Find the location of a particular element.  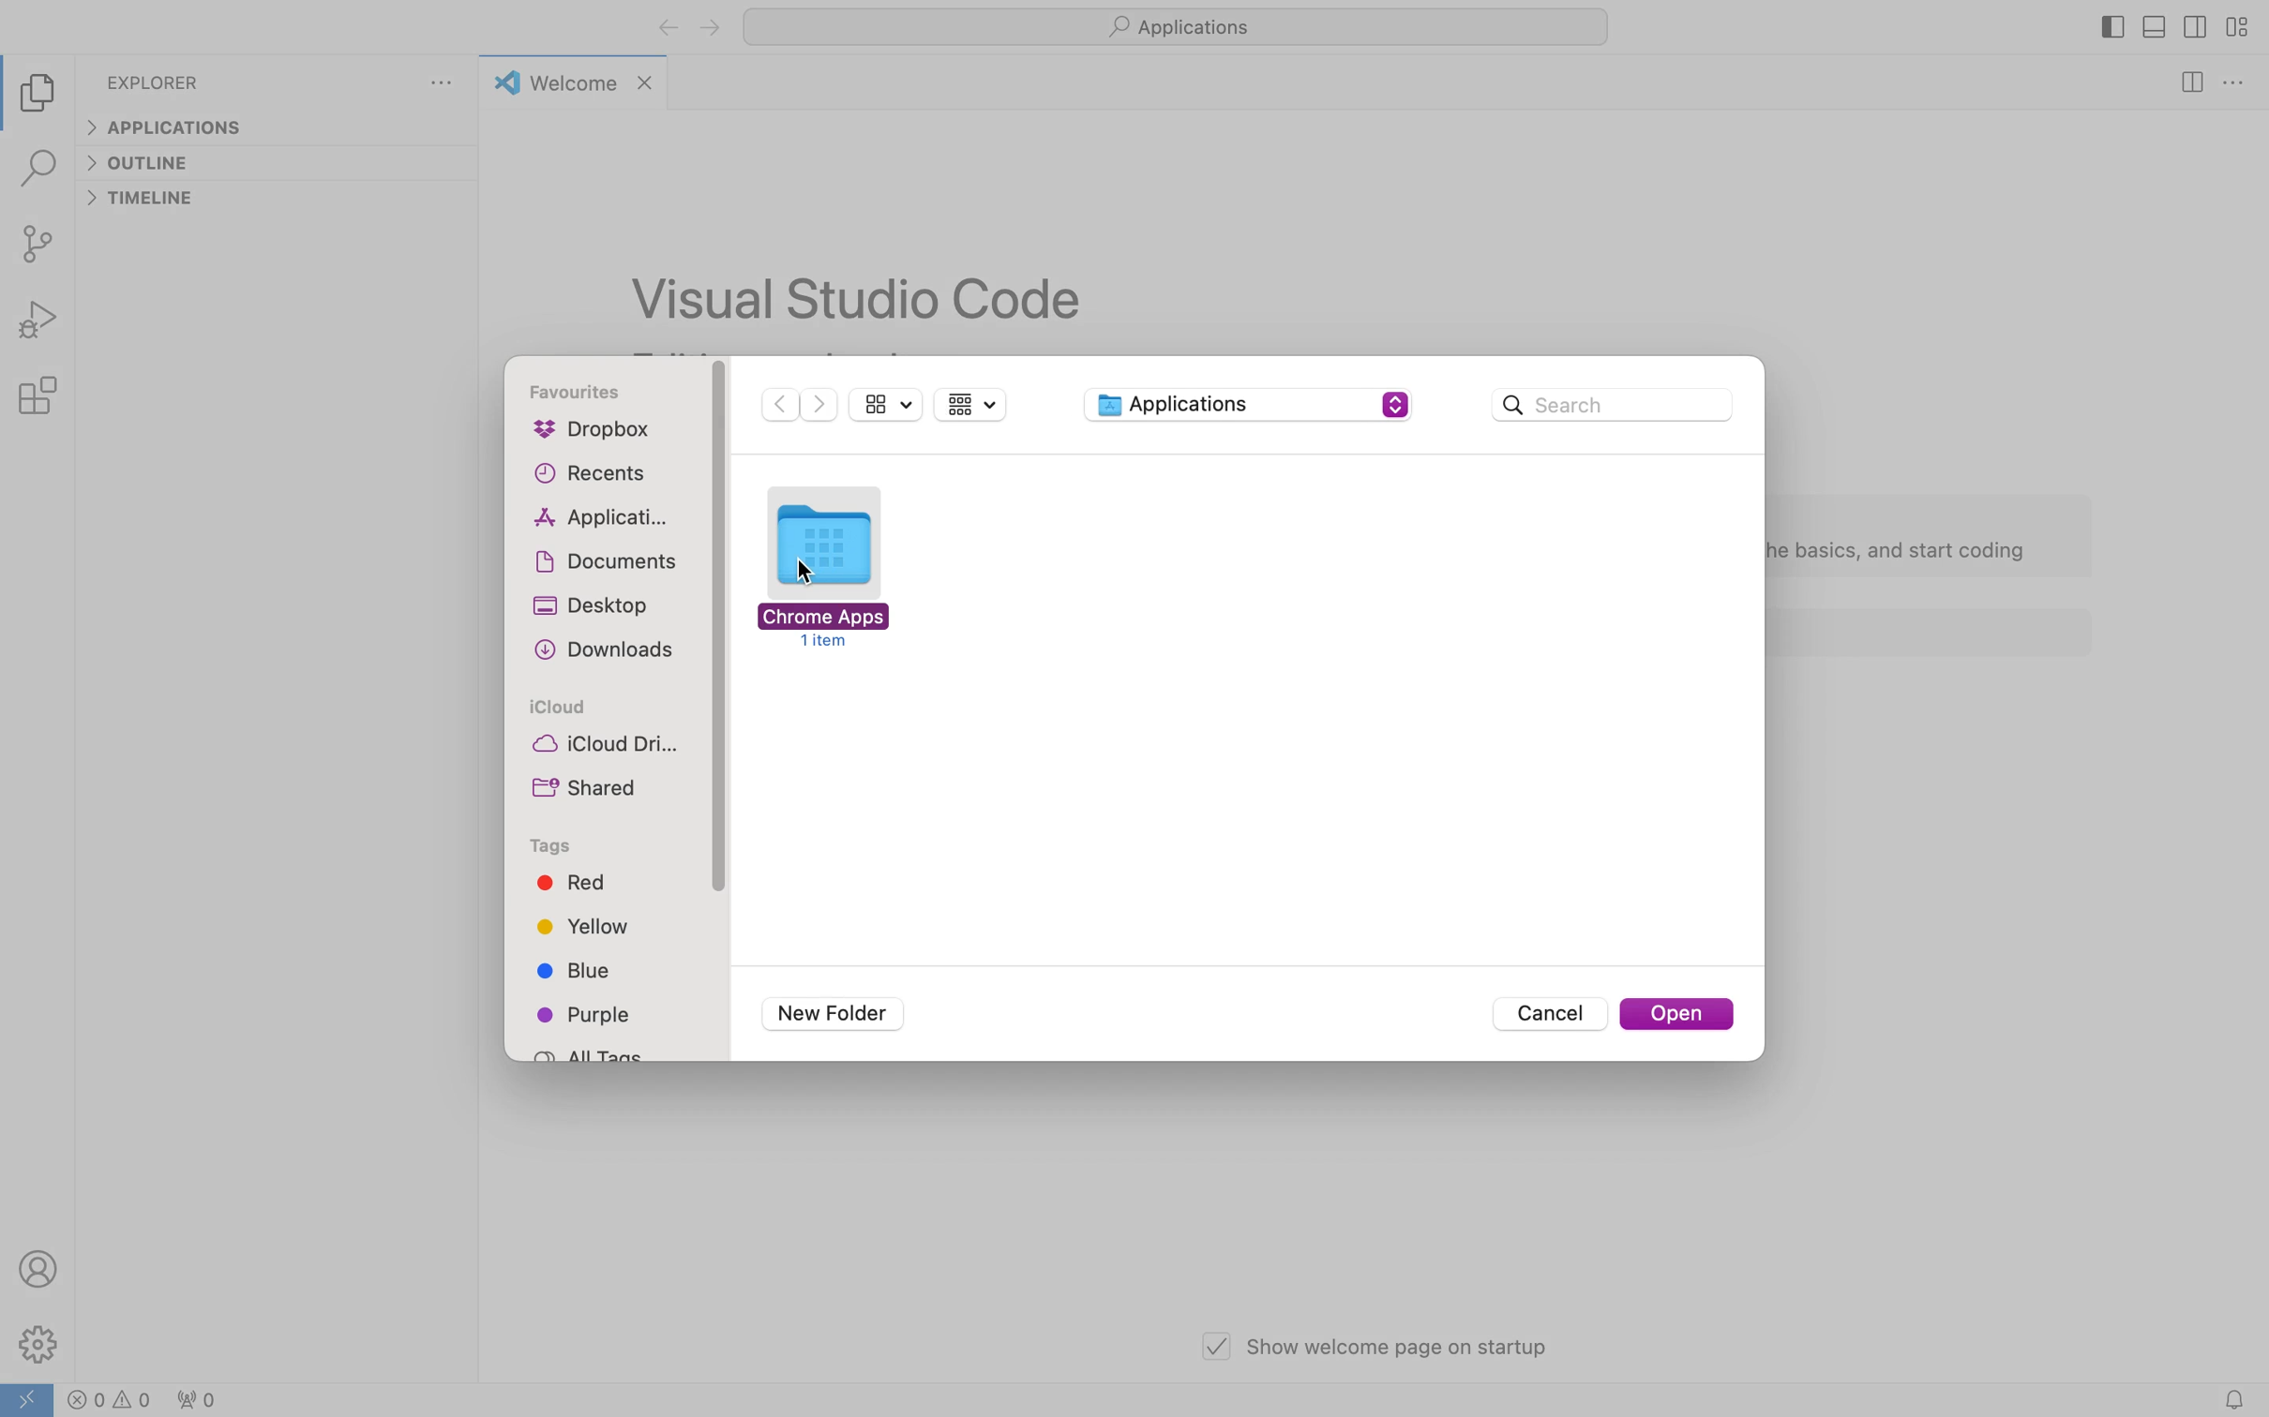

group items is located at coordinates (975, 407).